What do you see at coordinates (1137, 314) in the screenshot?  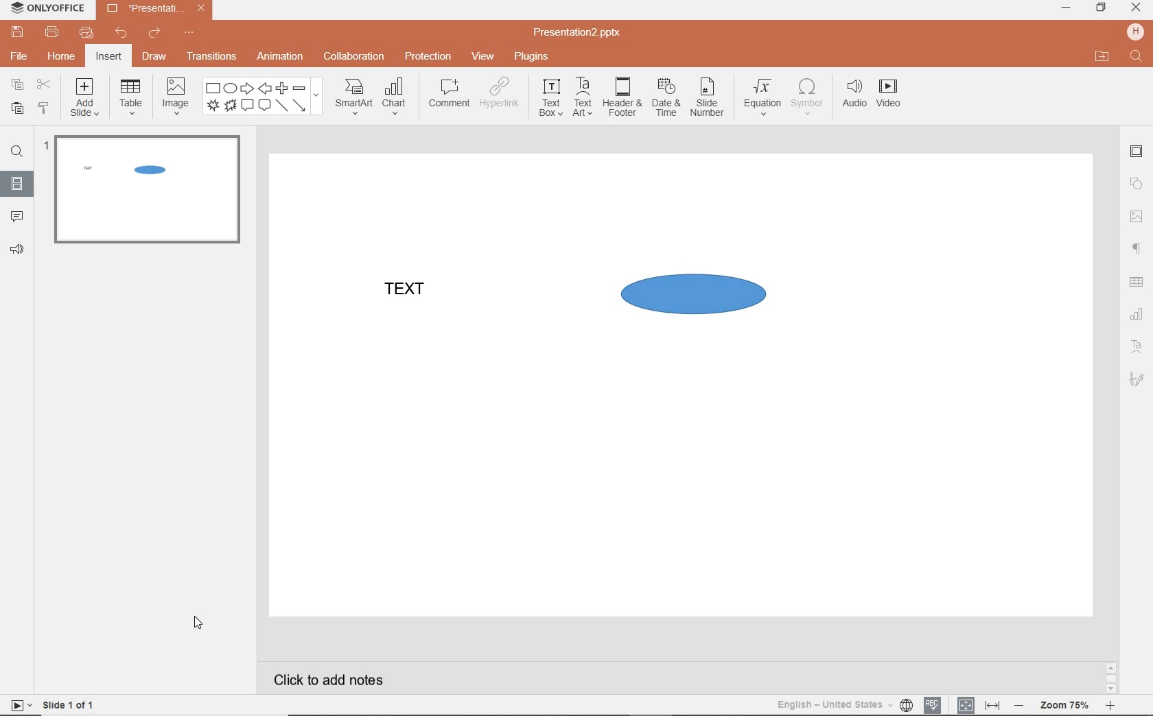 I see `CHART SETTINGS` at bounding box center [1137, 314].